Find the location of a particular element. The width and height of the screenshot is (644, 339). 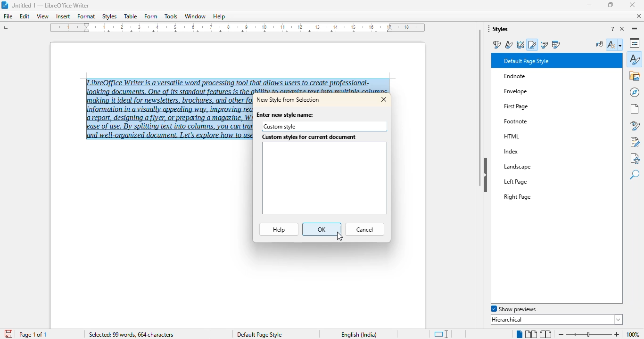

selected: 99 words, 664 characters is located at coordinates (131, 335).